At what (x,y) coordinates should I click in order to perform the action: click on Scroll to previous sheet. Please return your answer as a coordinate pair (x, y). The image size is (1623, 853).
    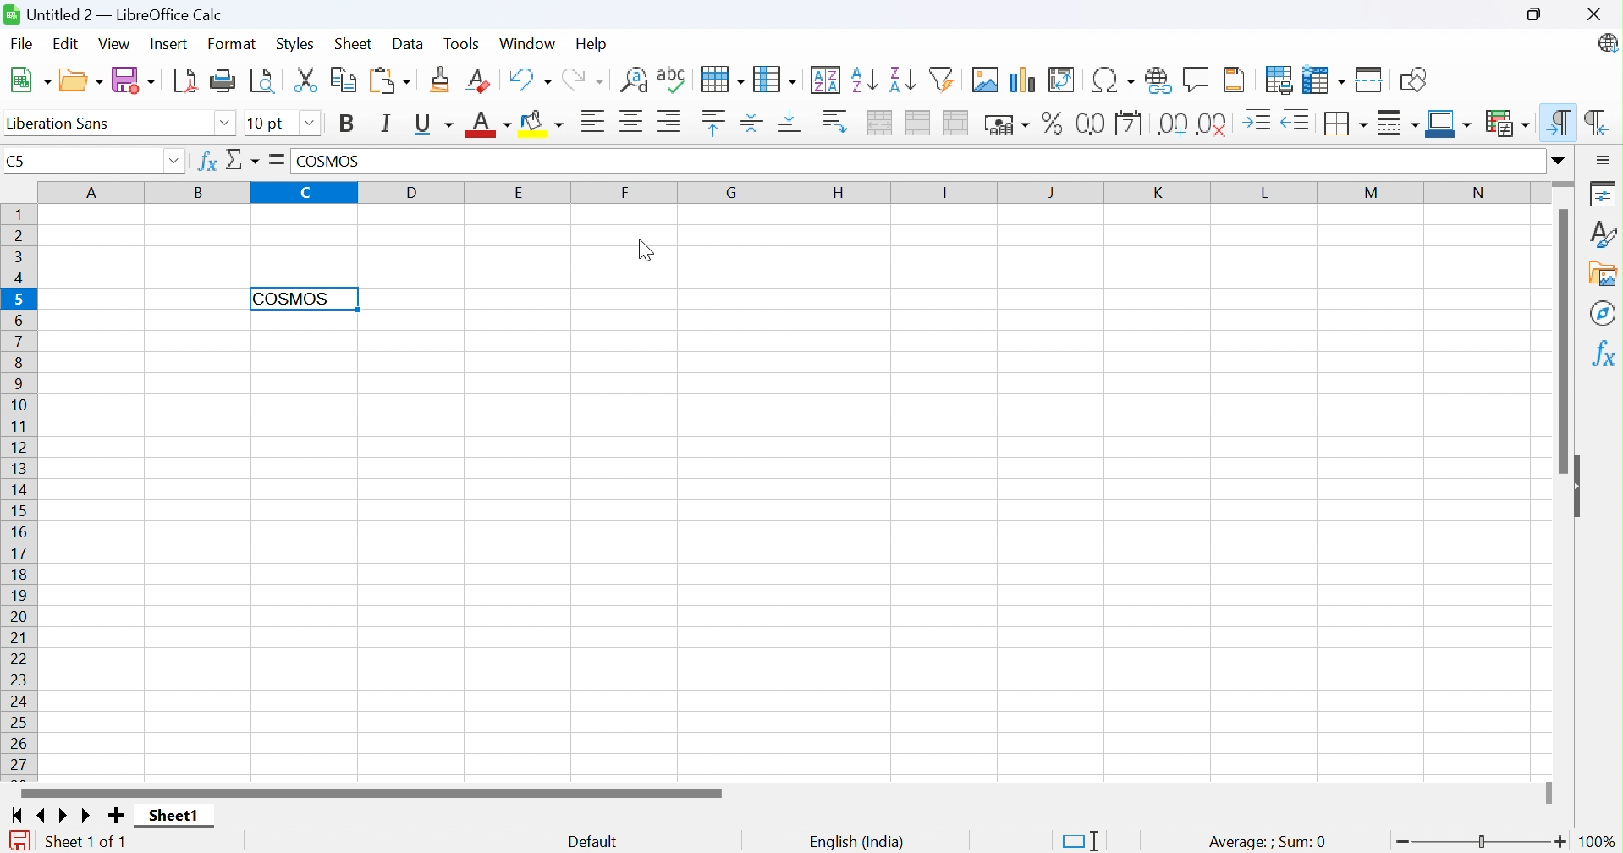
    Looking at the image, I should click on (47, 817).